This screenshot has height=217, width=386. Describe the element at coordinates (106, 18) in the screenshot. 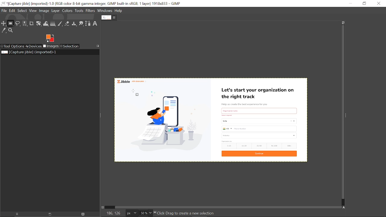

I see `Current tab` at that location.